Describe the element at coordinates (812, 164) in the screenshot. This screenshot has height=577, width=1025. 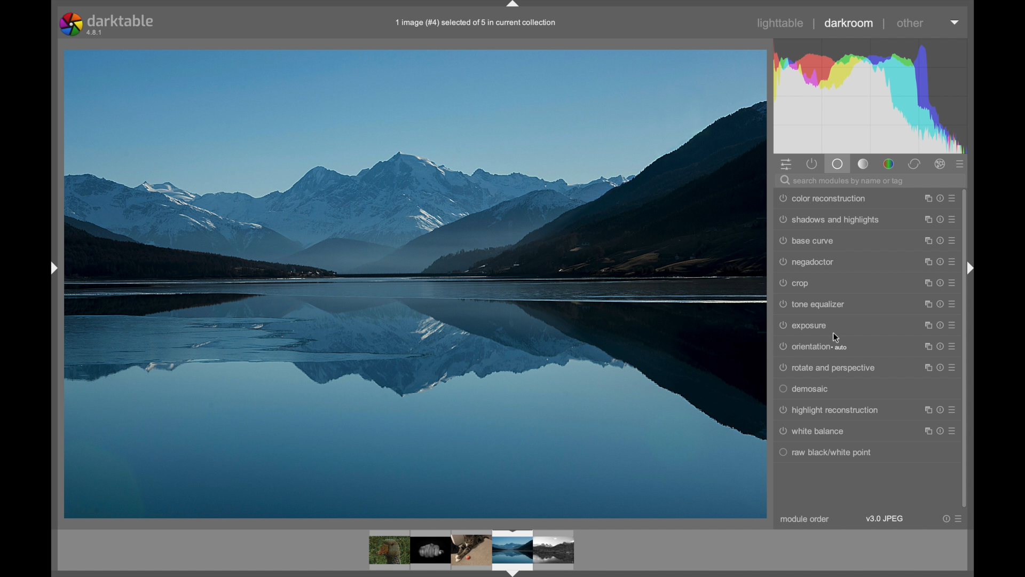
I see `show active modules only` at that location.